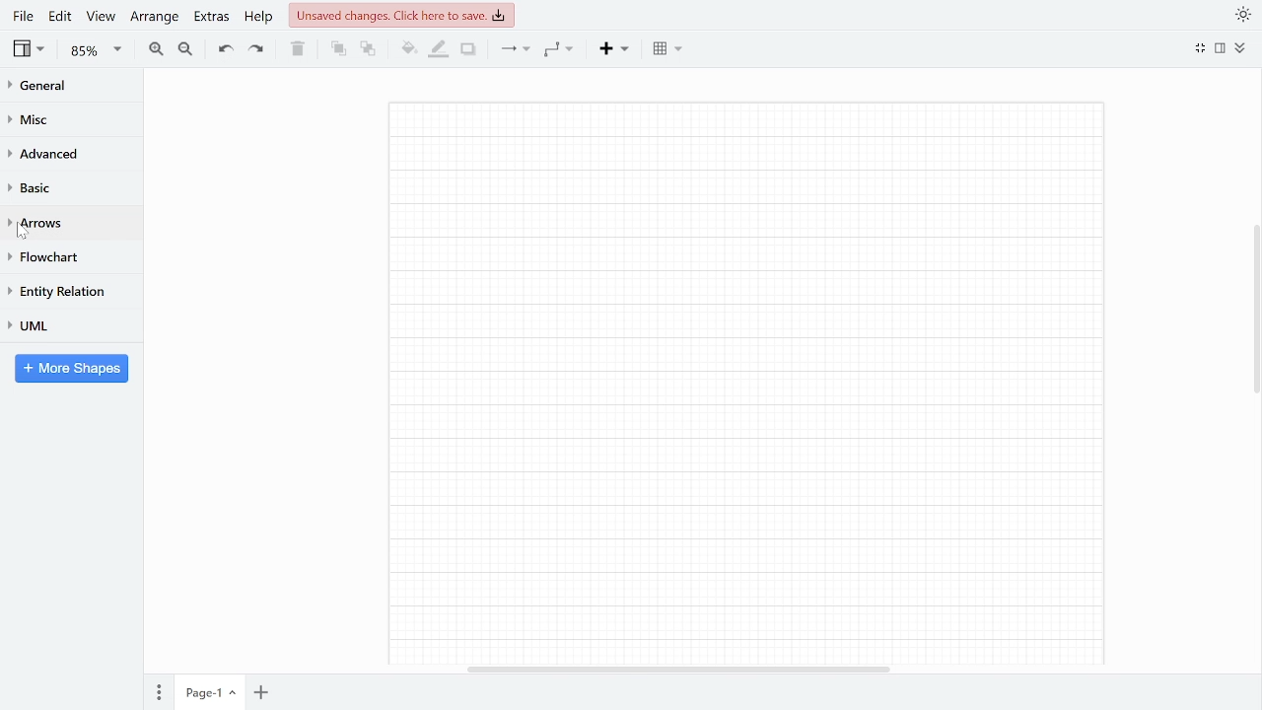 The width and height of the screenshot is (1262, 710). What do you see at coordinates (29, 50) in the screenshot?
I see `View` at bounding box center [29, 50].